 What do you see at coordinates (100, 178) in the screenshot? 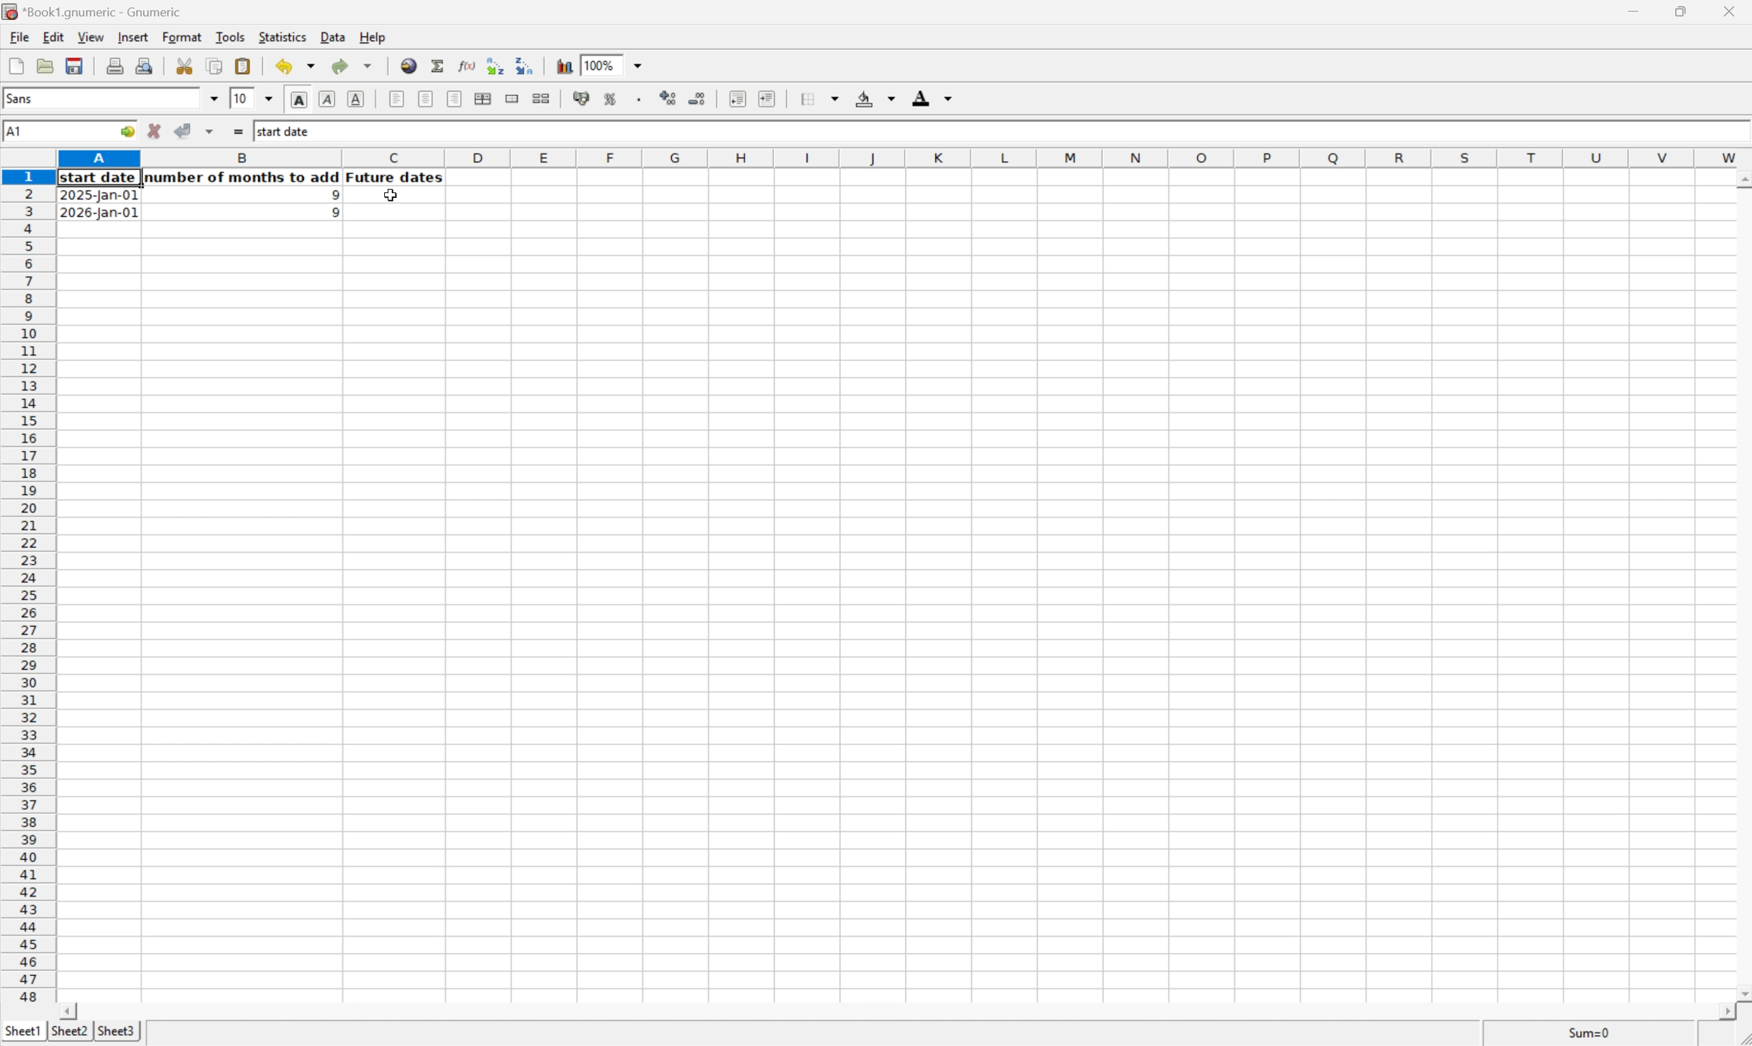
I see `start date` at bounding box center [100, 178].